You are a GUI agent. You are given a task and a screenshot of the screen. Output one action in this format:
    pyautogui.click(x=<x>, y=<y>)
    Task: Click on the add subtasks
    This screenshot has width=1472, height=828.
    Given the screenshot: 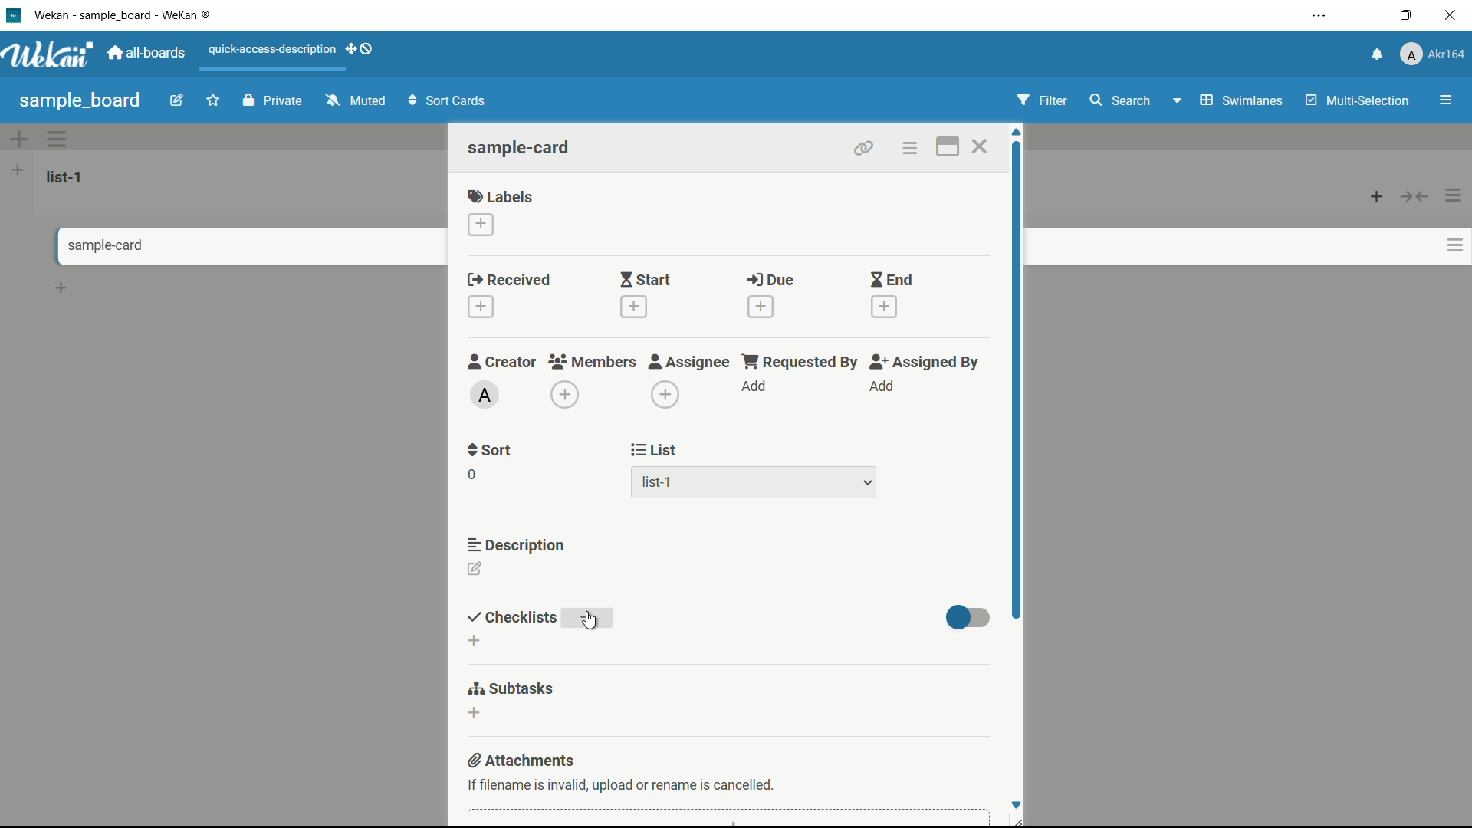 What is the action you would take?
    pyautogui.click(x=473, y=714)
    